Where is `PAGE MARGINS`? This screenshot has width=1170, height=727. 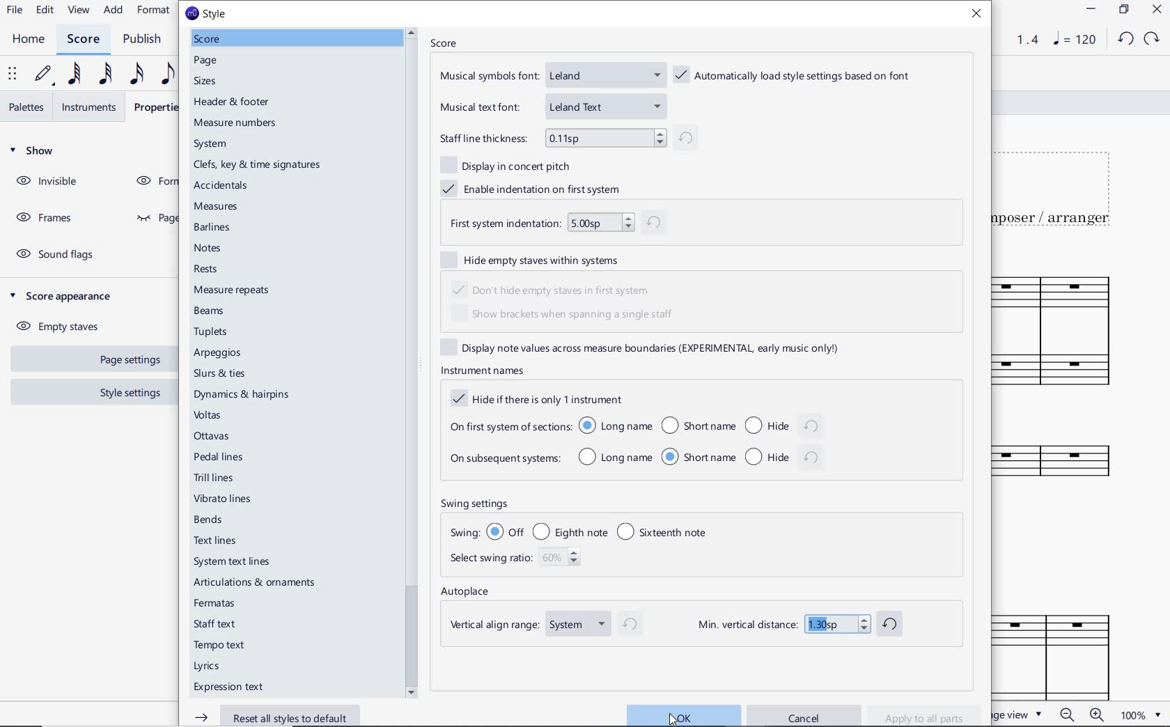 PAGE MARGINS is located at coordinates (153, 219).